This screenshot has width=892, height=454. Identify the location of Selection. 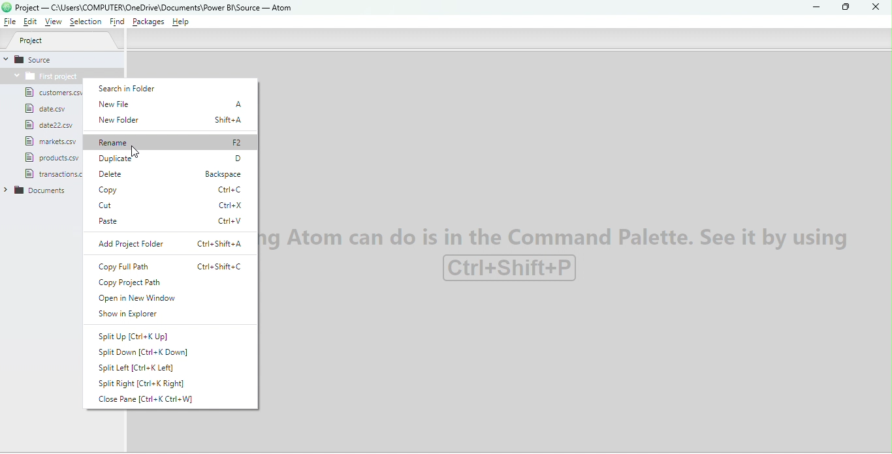
(88, 23).